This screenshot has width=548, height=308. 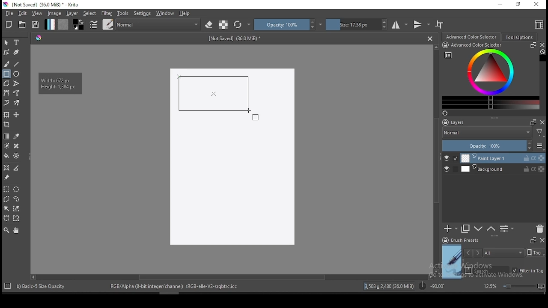 I want to click on layer, so click(x=503, y=158).